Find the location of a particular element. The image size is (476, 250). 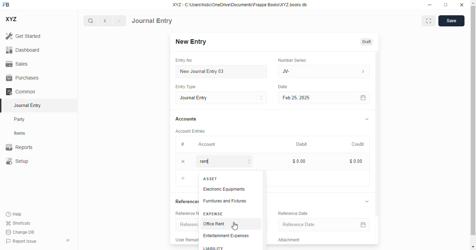

add is located at coordinates (183, 178).